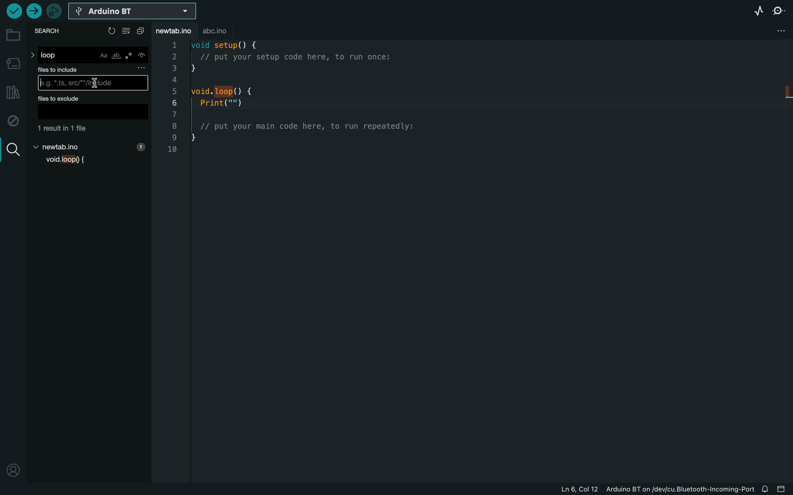 The height and width of the screenshot is (495, 793). What do you see at coordinates (51, 31) in the screenshot?
I see `search` at bounding box center [51, 31].